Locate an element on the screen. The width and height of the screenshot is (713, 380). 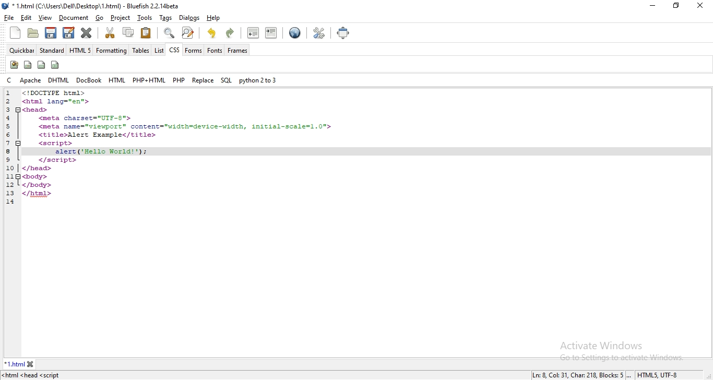
1.html is located at coordinates (14, 364).